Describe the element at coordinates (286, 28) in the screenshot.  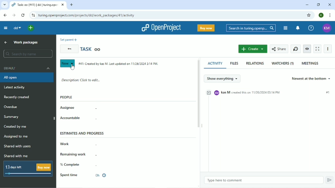
I see `Modules` at that location.